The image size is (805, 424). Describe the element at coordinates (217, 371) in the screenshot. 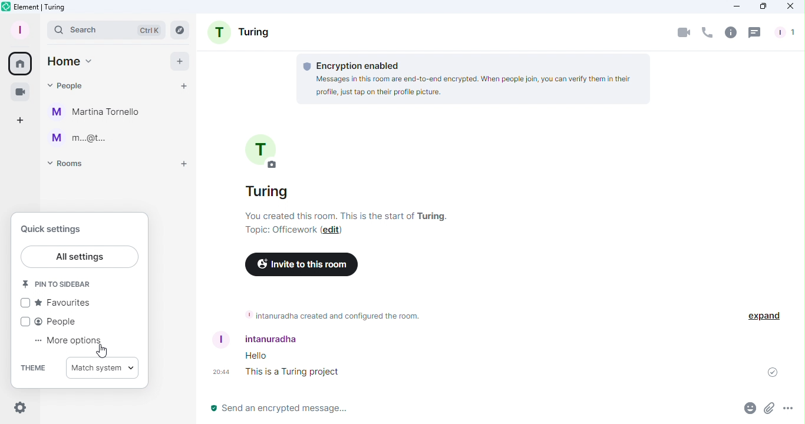

I see `20:44` at that location.